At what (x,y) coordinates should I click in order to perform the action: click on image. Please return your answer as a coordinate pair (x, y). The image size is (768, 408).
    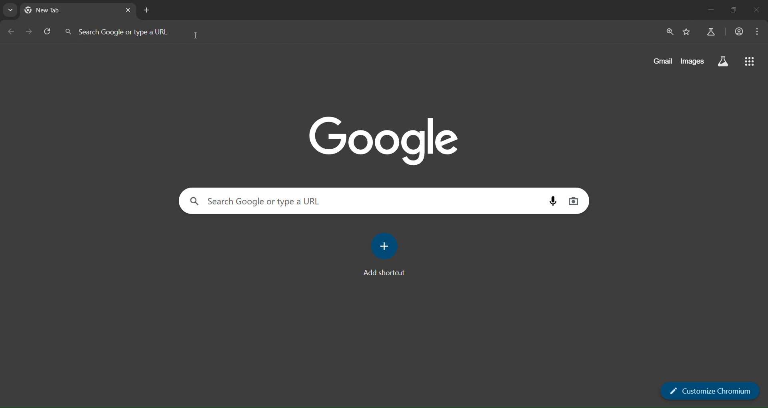
    Looking at the image, I should click on (386, 140).